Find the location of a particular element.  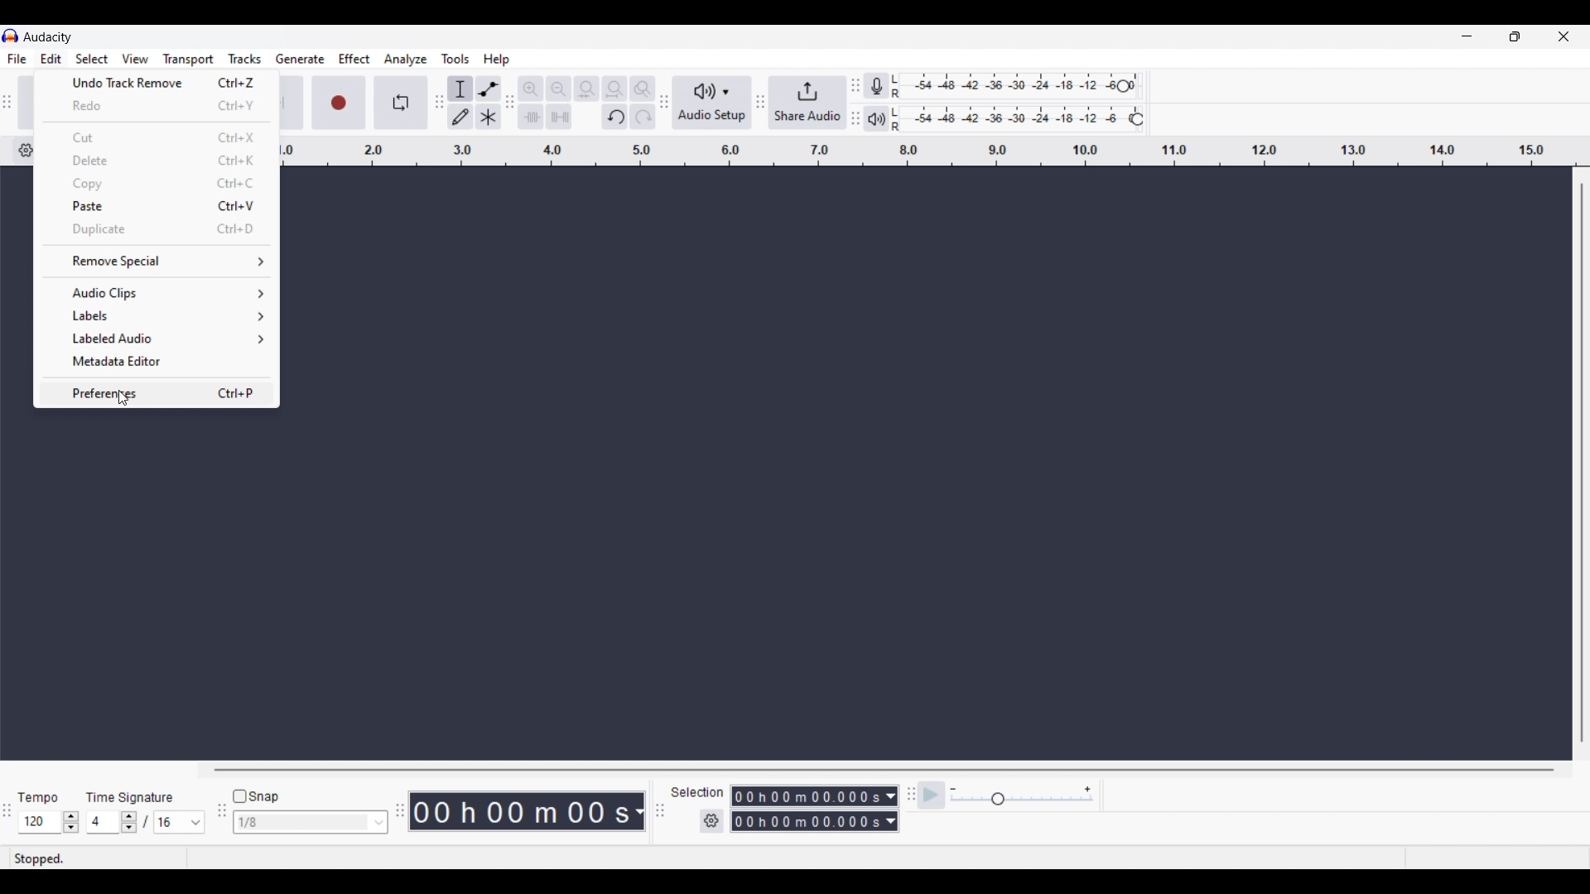

Silence audio selection is located at coordinates (559, 117).